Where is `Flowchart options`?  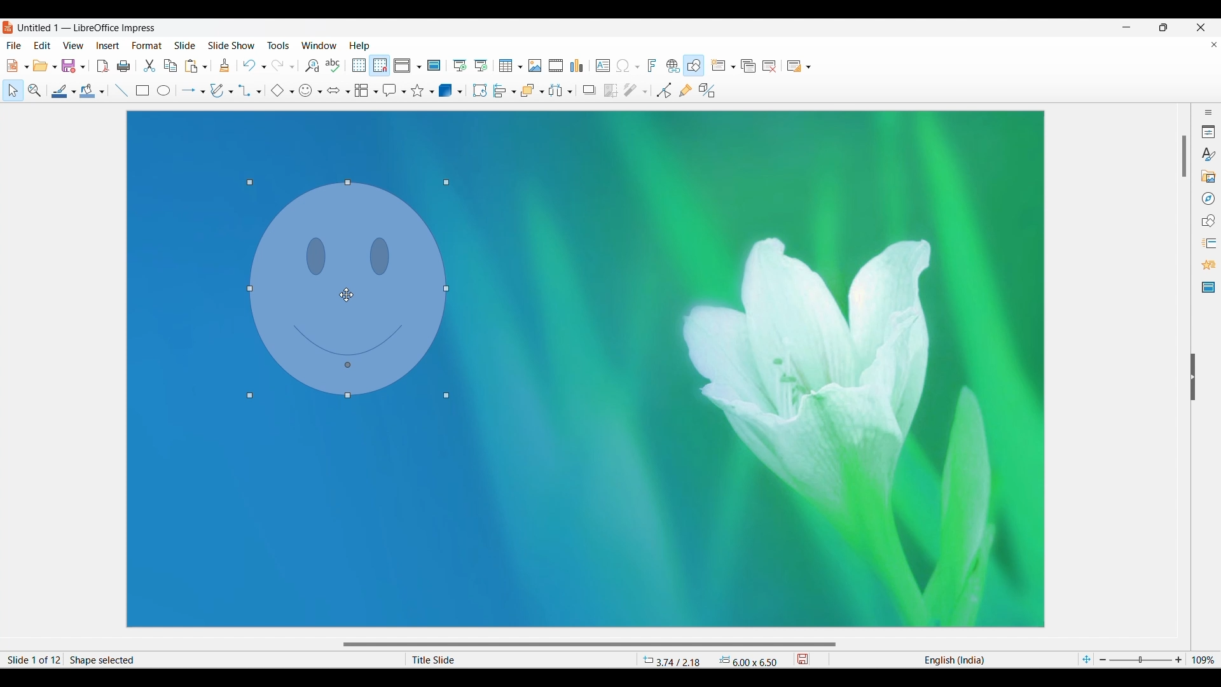
Flowchart options is located at coordinates (376, 92).